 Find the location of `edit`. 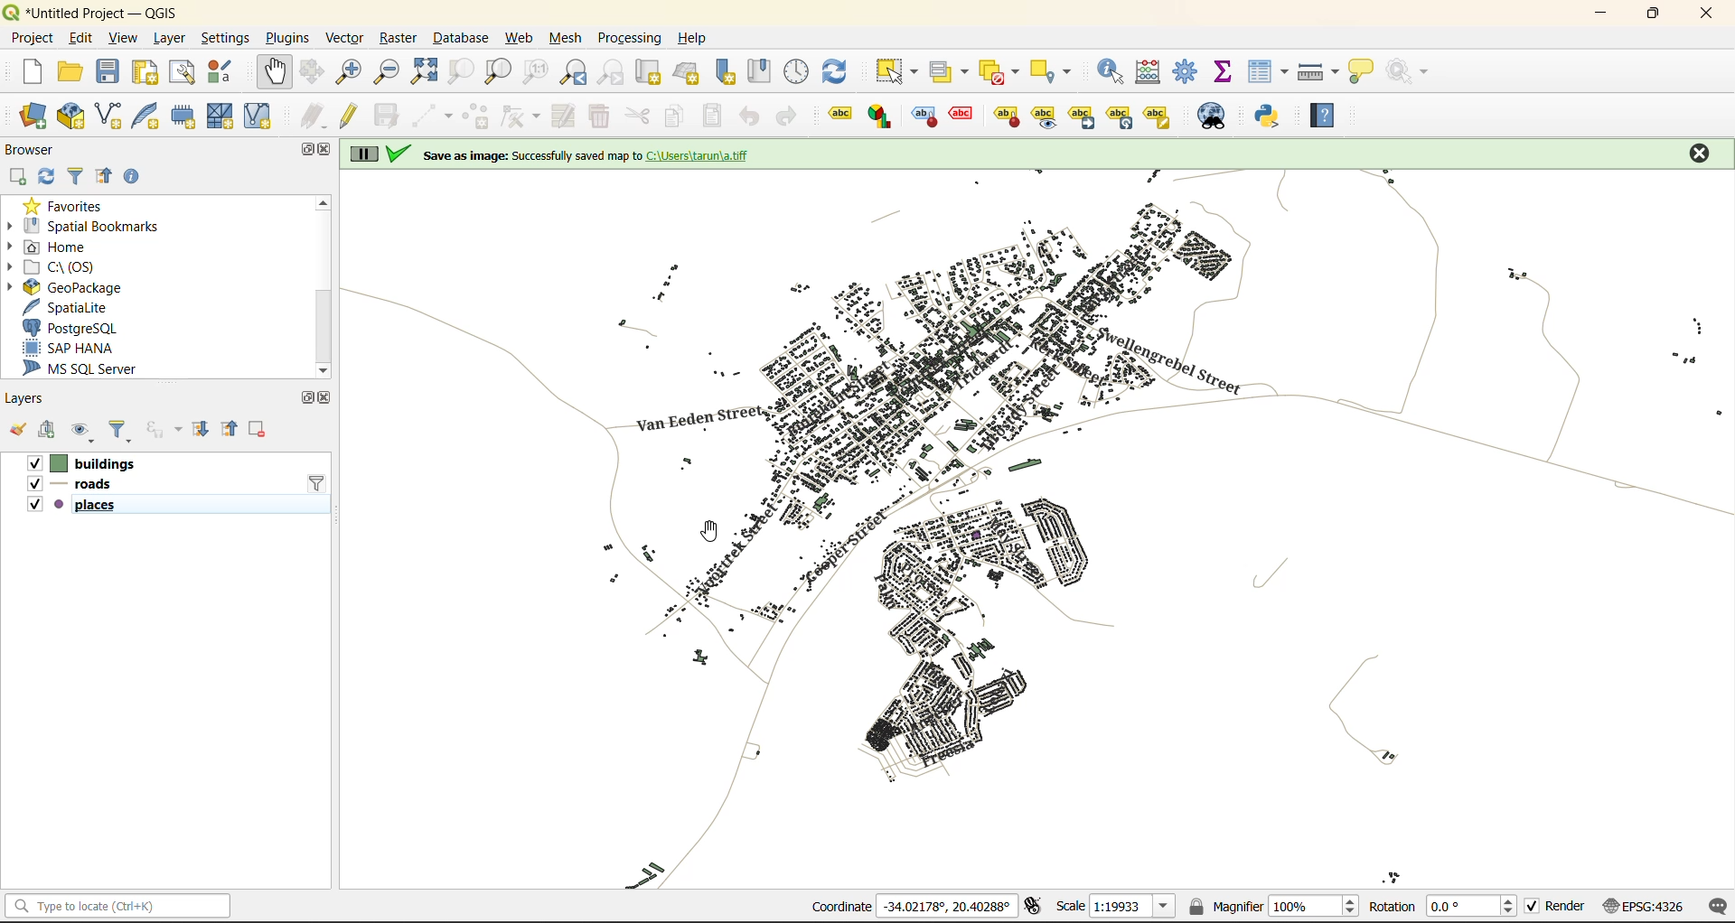

edit is located at coordinates (77, 37).